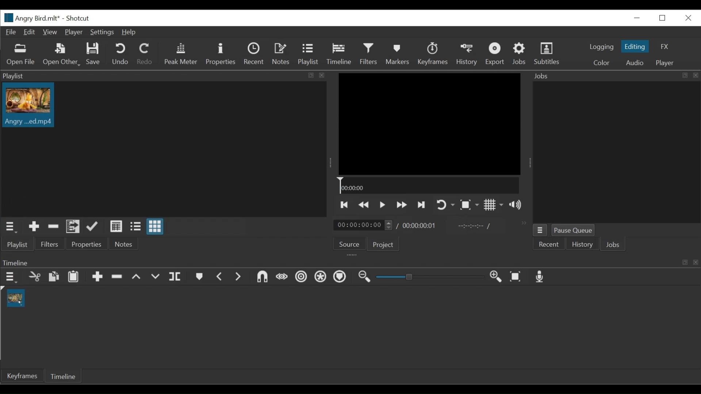 The image size is (701, 394). I want to click on Previous marker, so click(220, 277).